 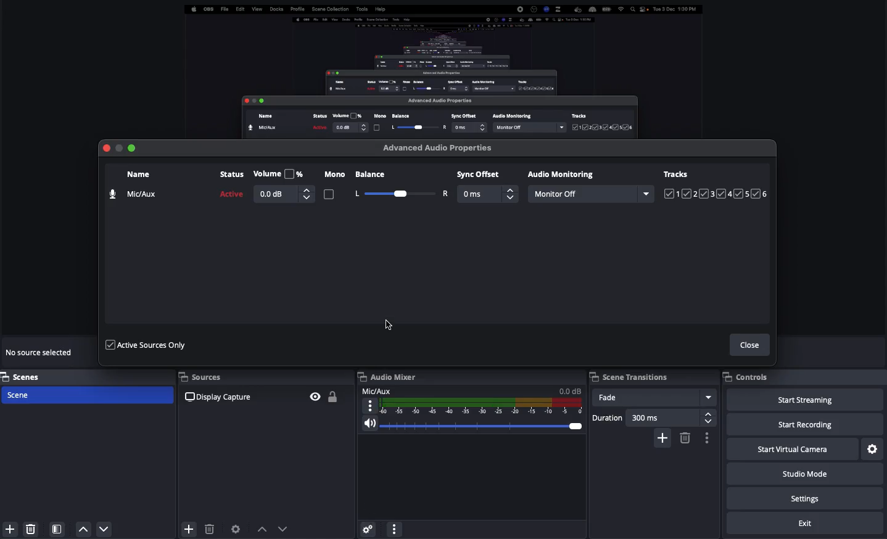 I want to click on Audio mixer, so click(x=387, y=377).